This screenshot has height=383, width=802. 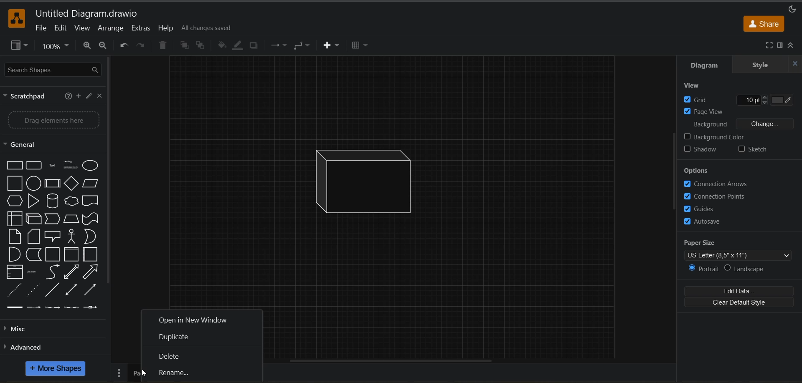 What do you see at coordinates (124, 45) in the screenshot?
I see `undo` at bounding box center [124, 45].